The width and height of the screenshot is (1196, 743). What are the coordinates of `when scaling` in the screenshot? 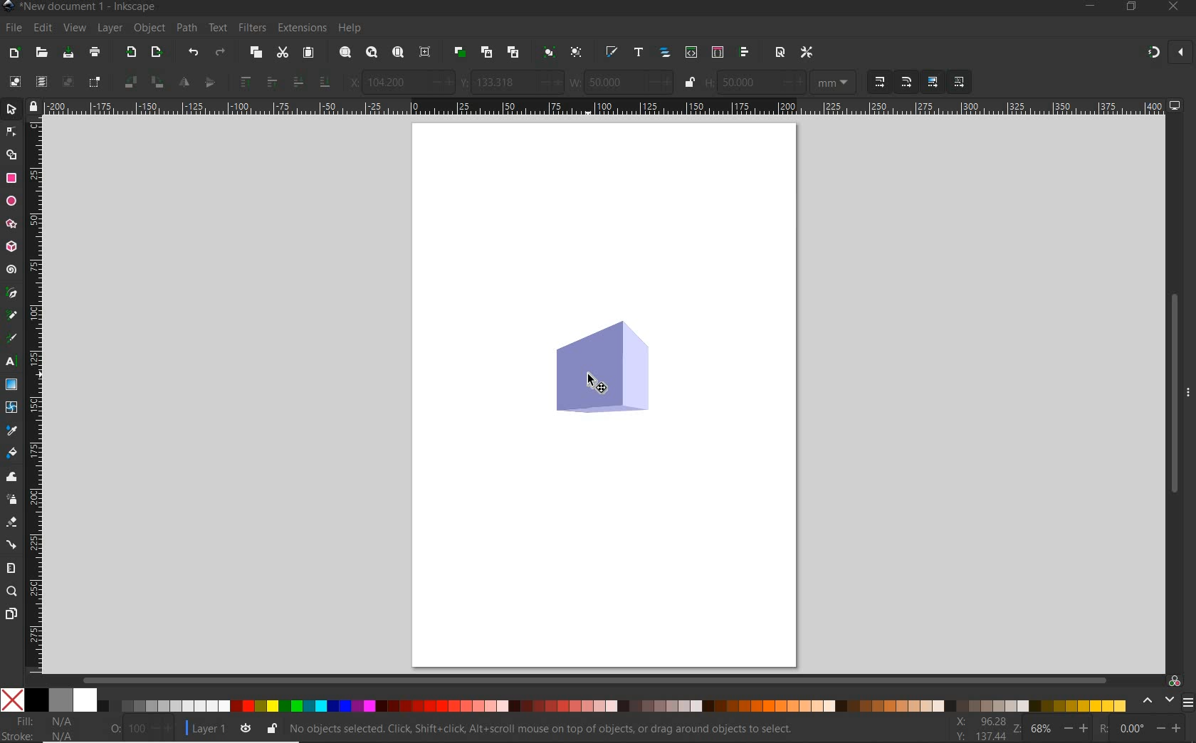 It's located at (879, 83).